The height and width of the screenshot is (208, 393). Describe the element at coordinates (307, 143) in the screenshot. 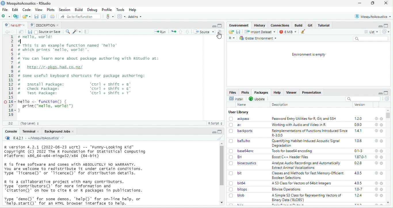

I see `‘Quantifying Habitat-Induced Acoustic Signal Degradation` at that location.